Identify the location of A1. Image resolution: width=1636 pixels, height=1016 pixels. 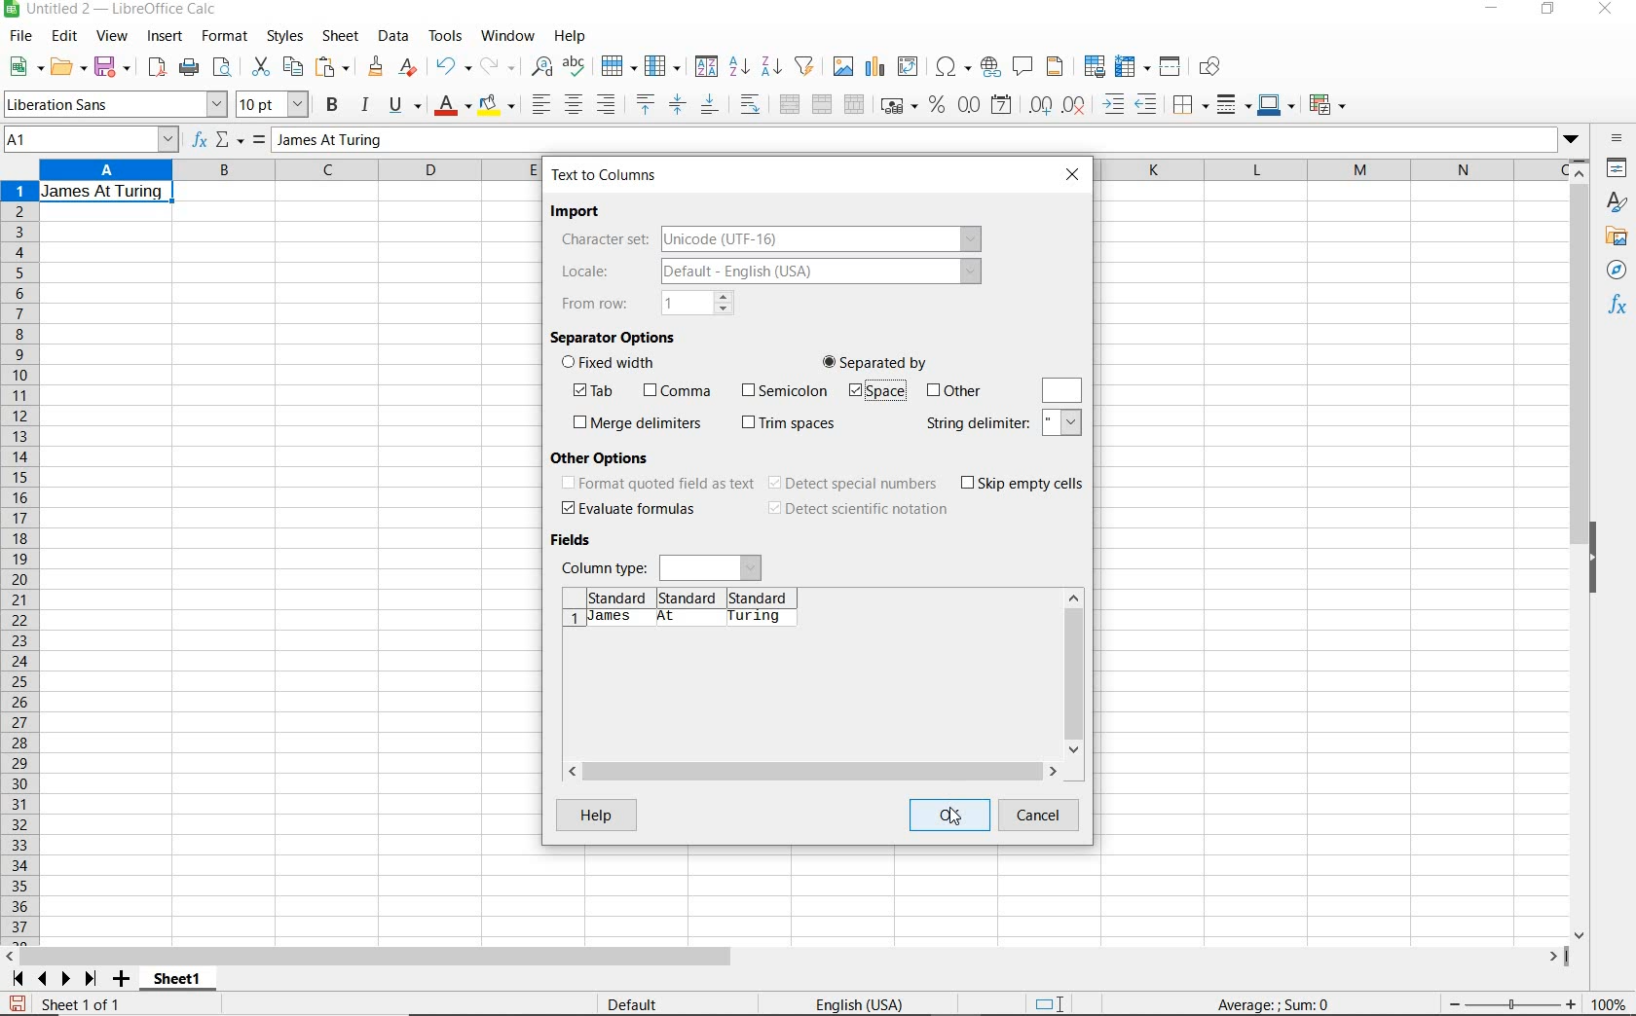
(89, 141).